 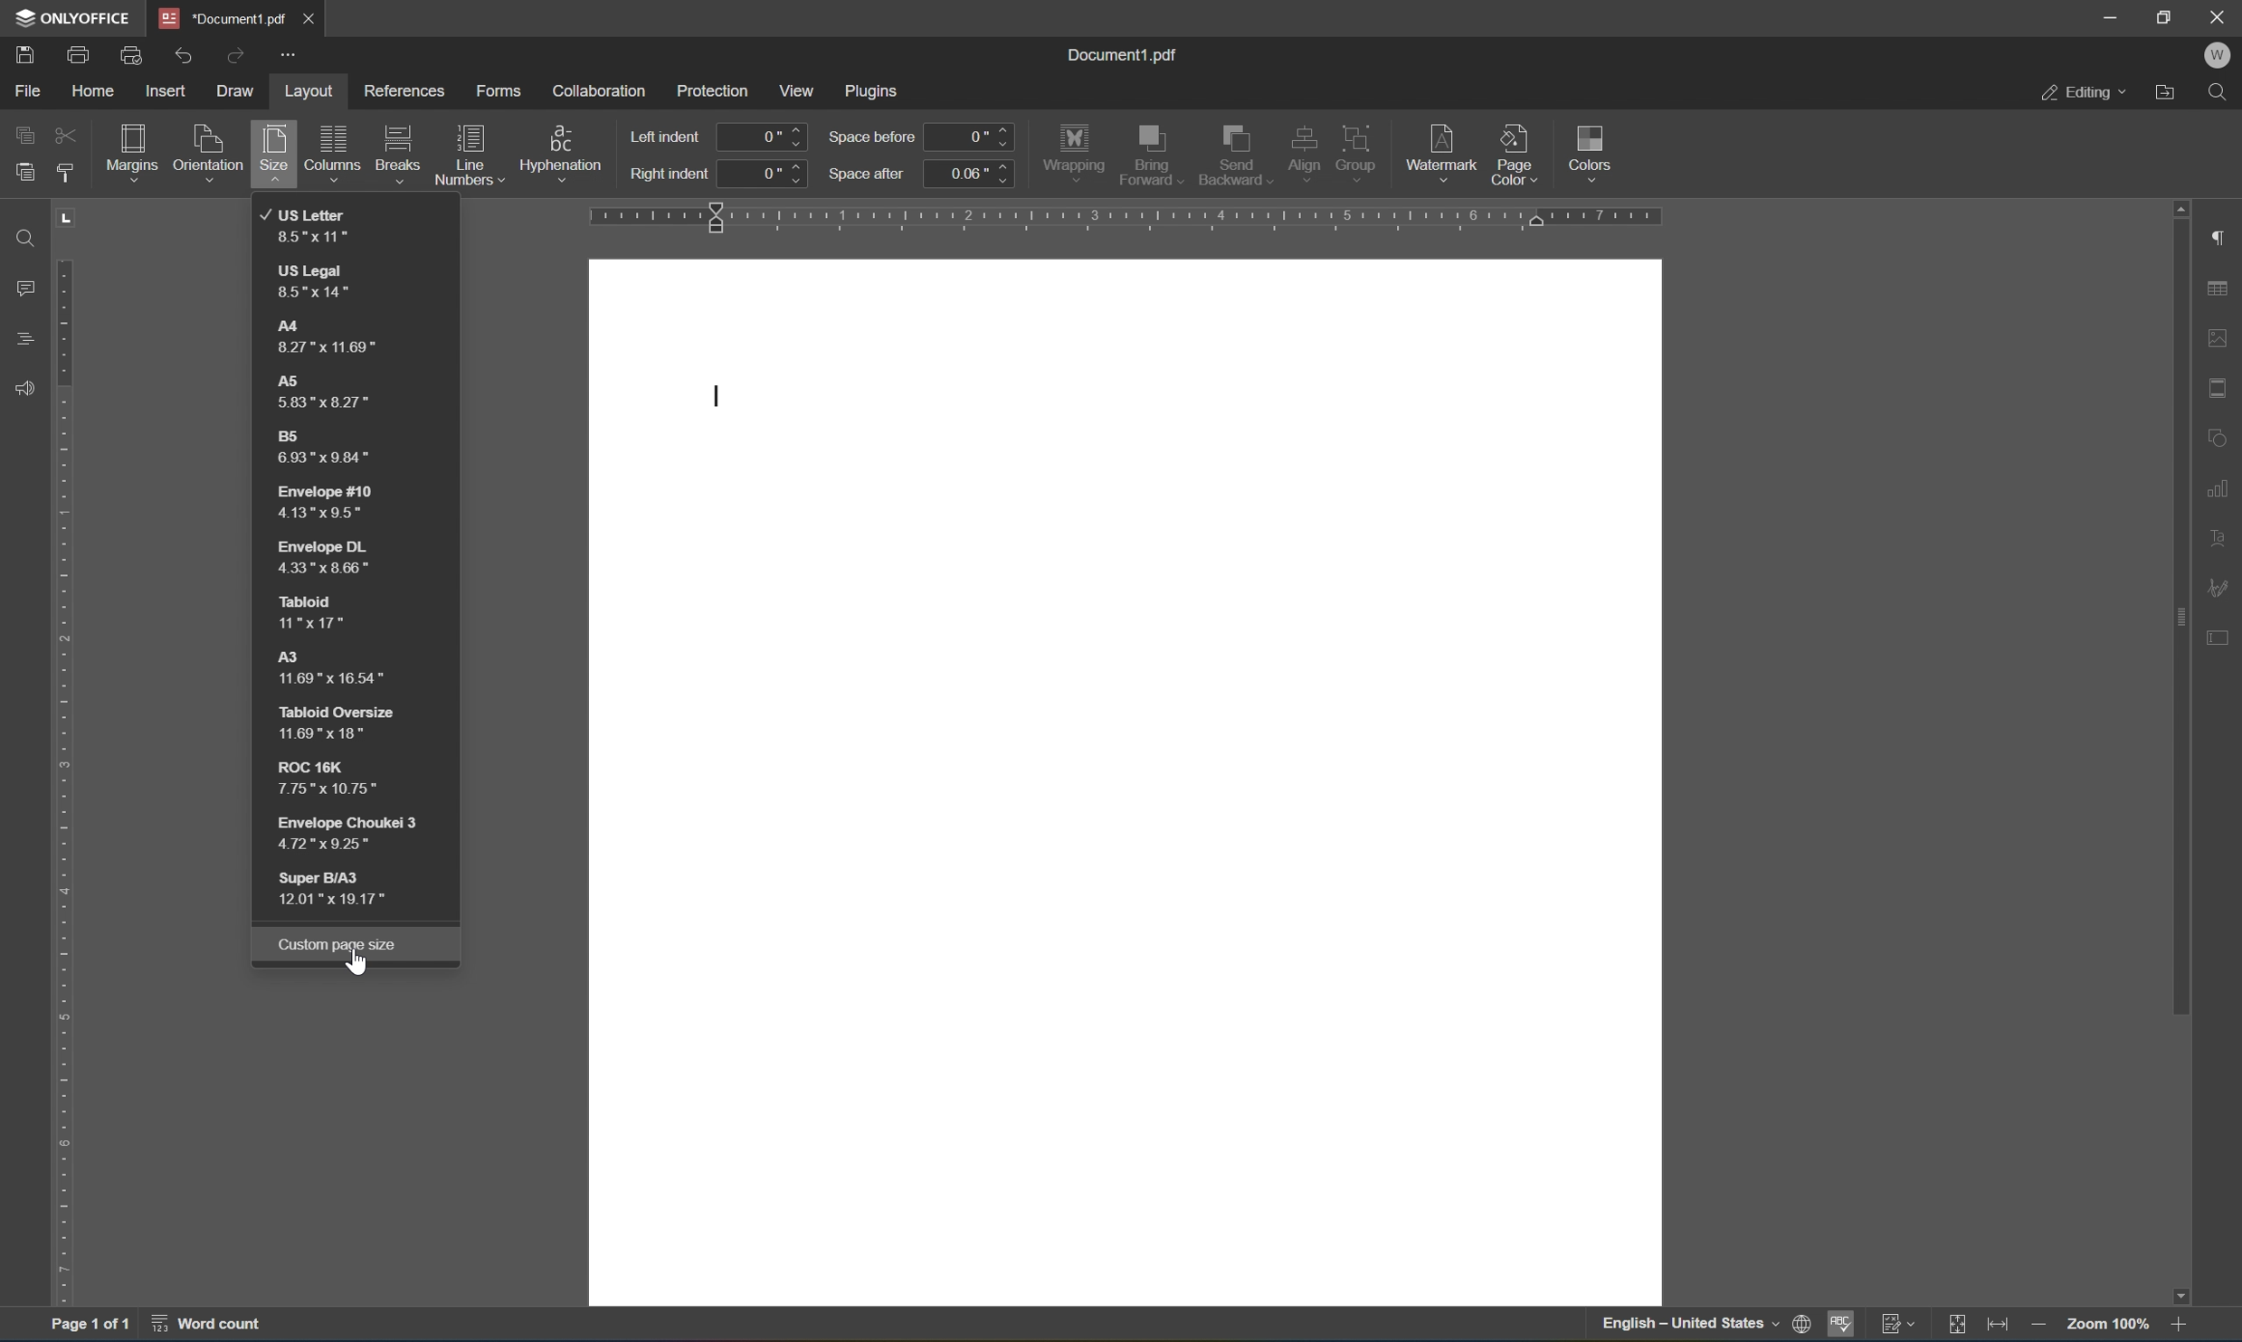 I want to click on US letter, so click(x=305, y=224).